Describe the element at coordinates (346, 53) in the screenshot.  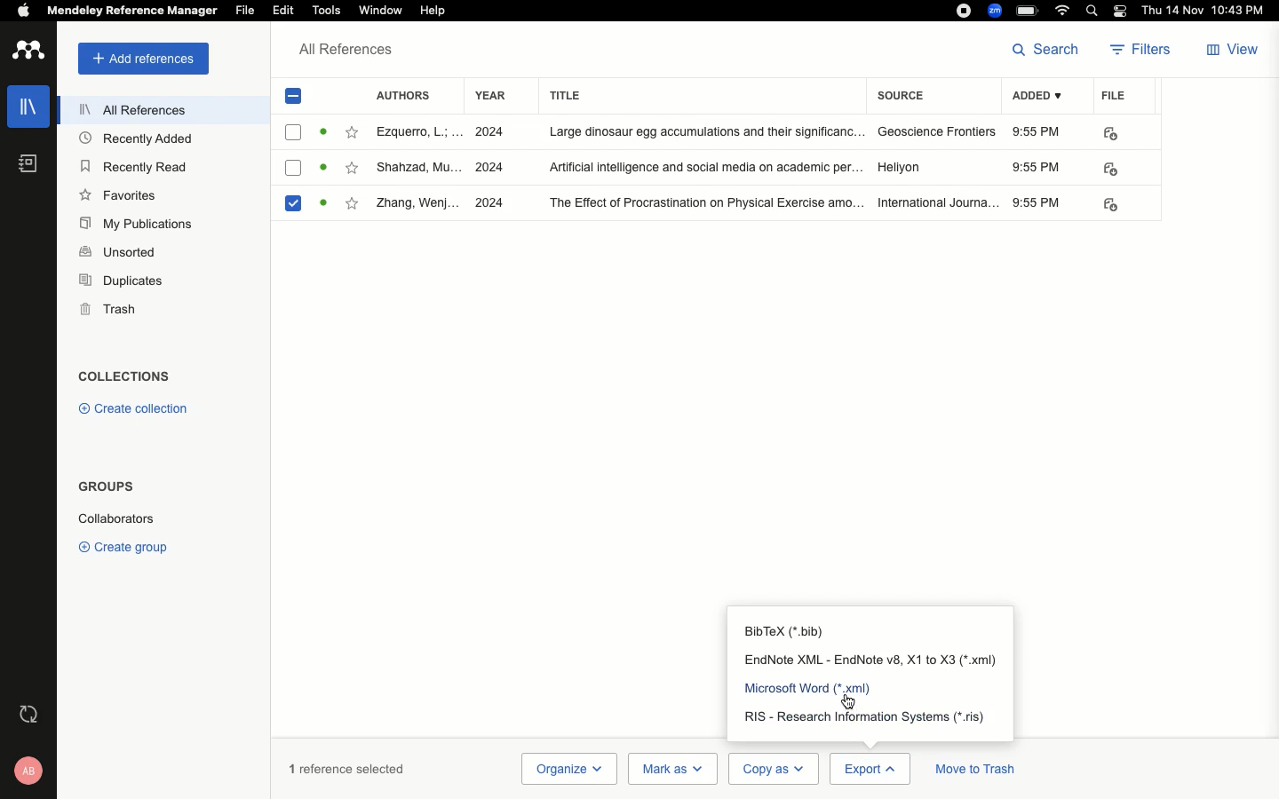
I see `All references` at that location.